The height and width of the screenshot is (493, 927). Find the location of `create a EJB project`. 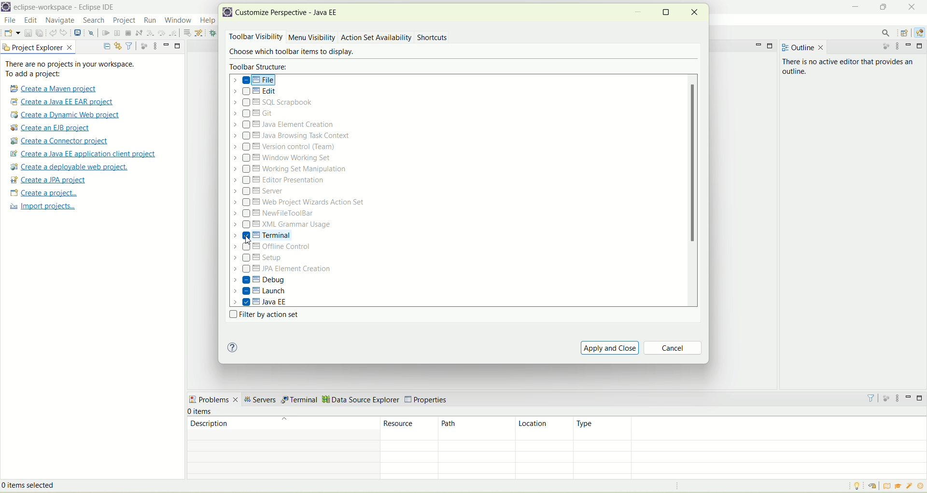

create a EJB project is located at coordinates (53, 128).